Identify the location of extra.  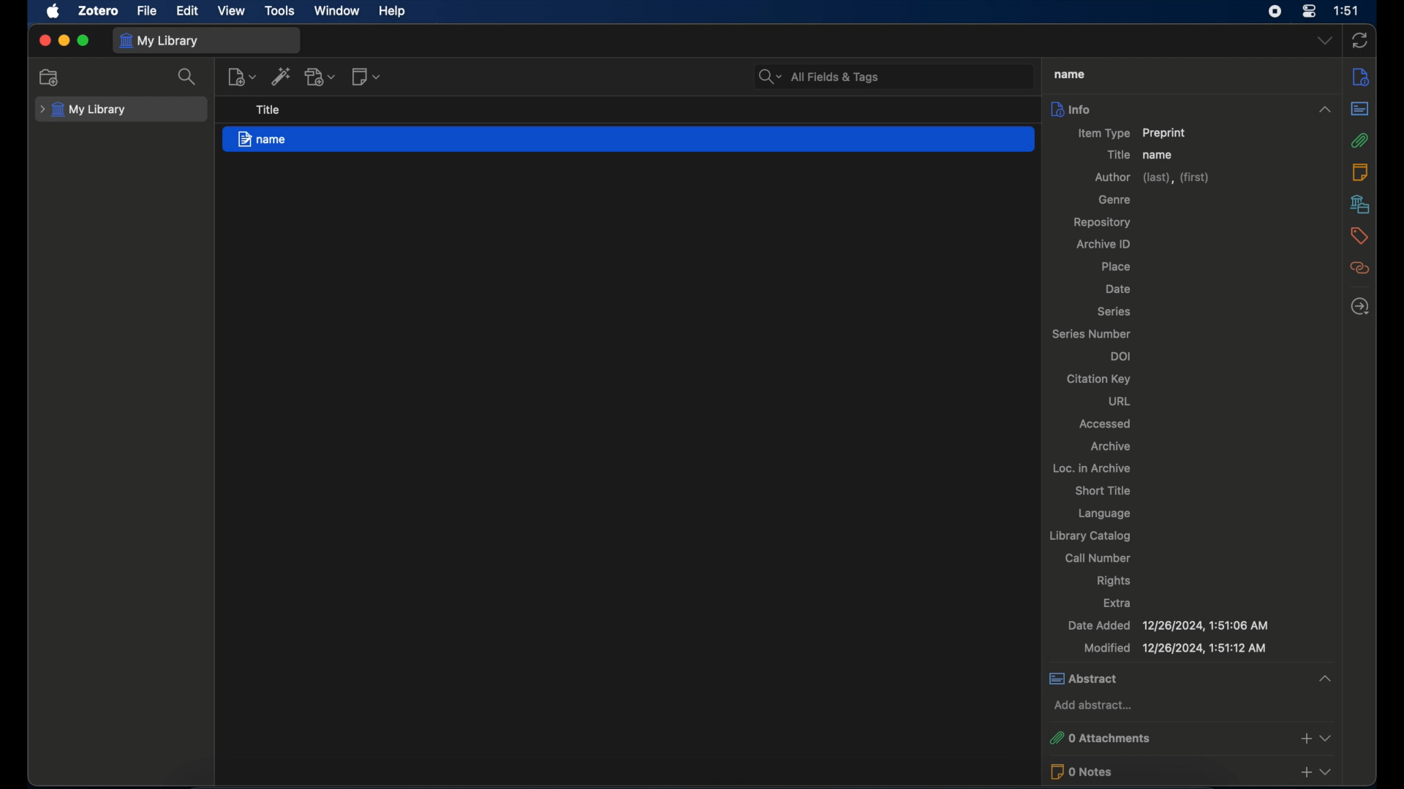
(1116, 603).